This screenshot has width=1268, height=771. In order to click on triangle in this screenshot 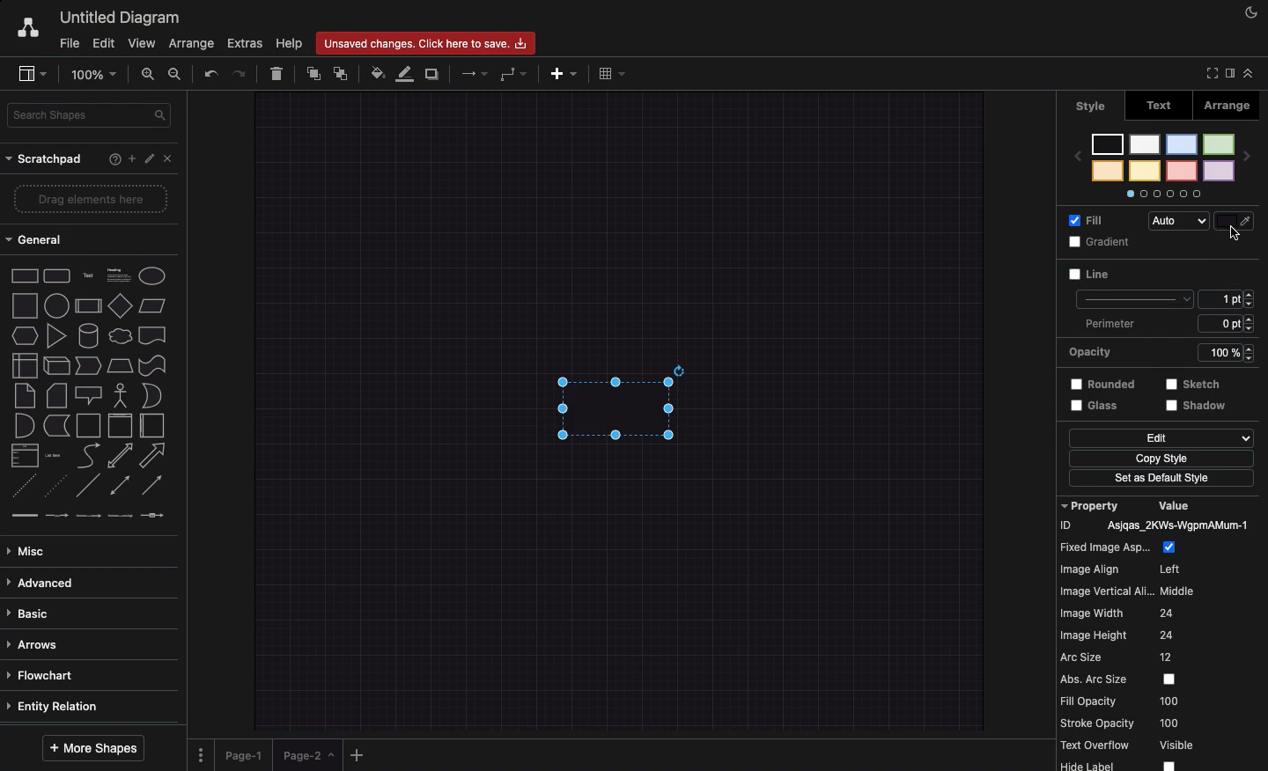, I will do `click(55, 336)`.